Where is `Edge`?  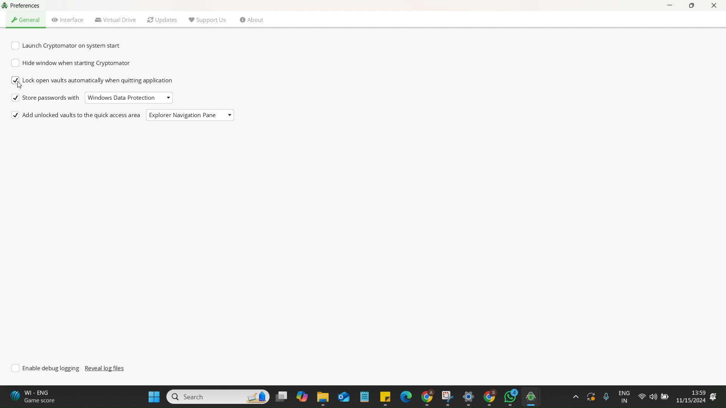 Edge is located at coordinates (405, 396).